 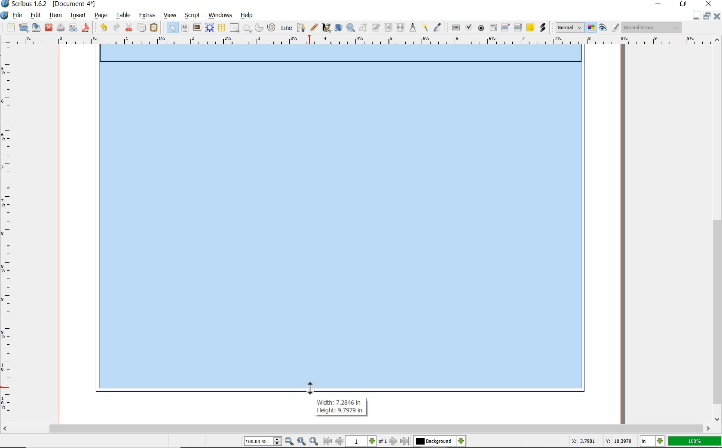 I want to click on rotate item, so click(x=338, y=28).